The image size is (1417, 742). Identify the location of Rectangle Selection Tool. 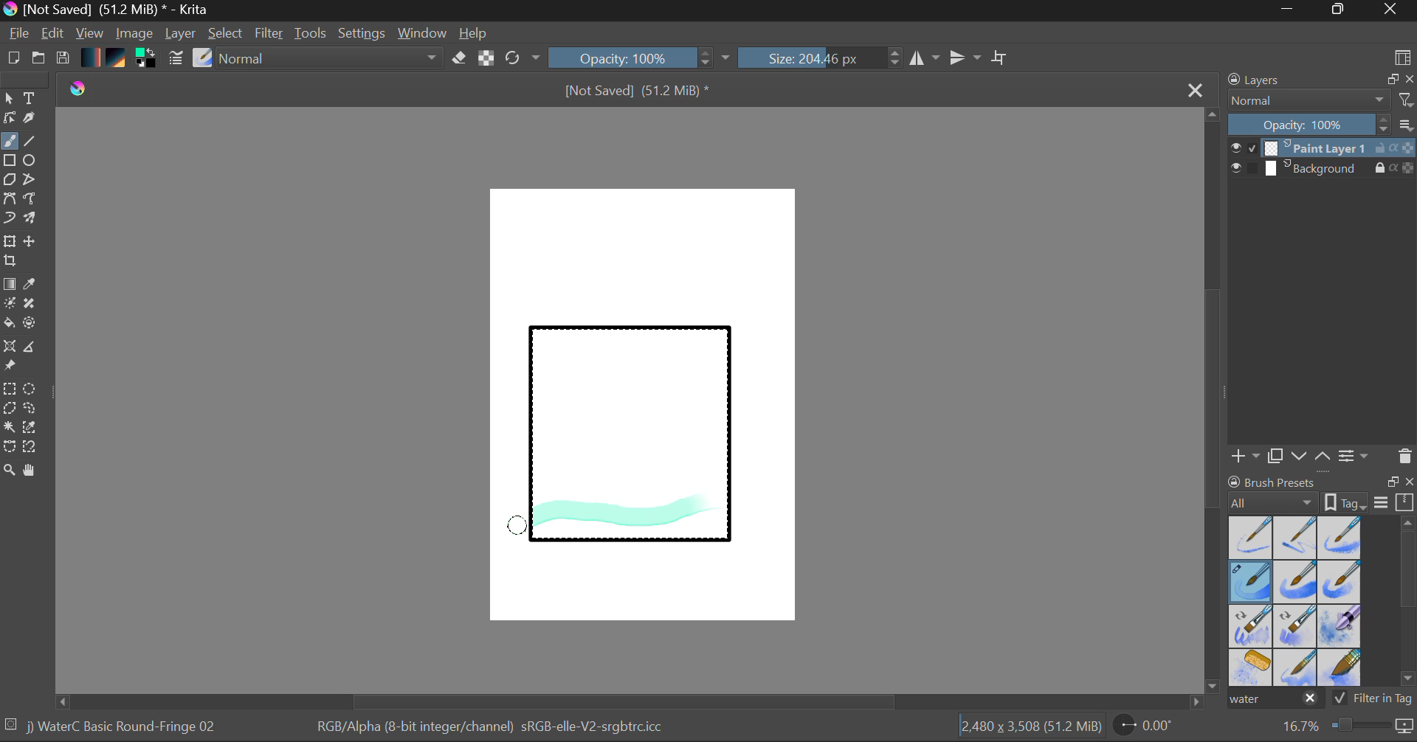
(9, 391).